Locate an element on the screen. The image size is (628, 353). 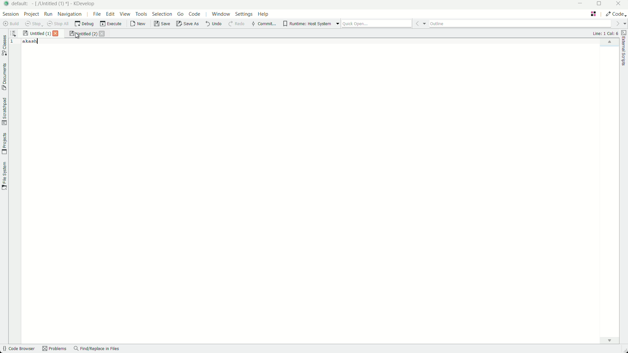
tools menu is located at coordinates (140, 14).